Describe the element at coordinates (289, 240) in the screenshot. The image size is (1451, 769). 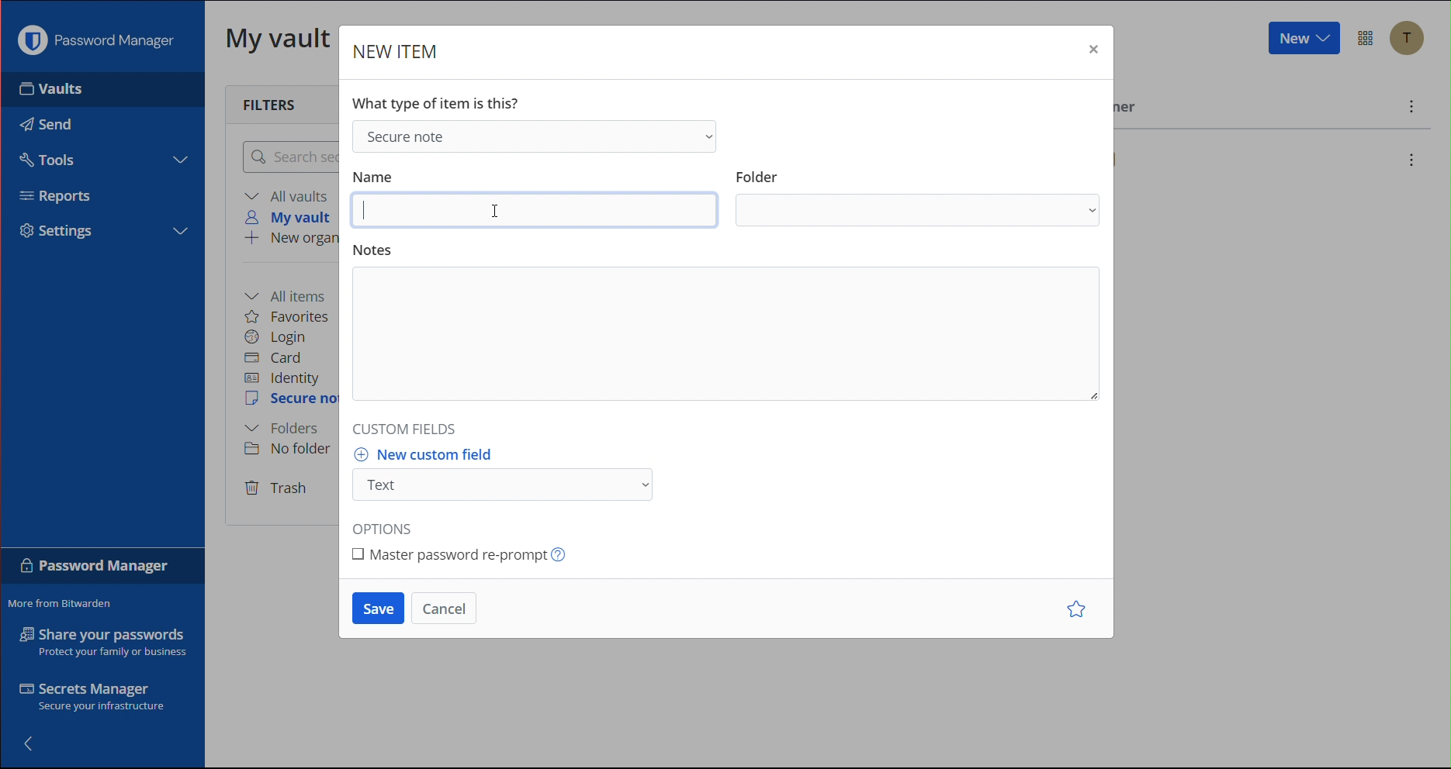
I see `New organization` at that location.